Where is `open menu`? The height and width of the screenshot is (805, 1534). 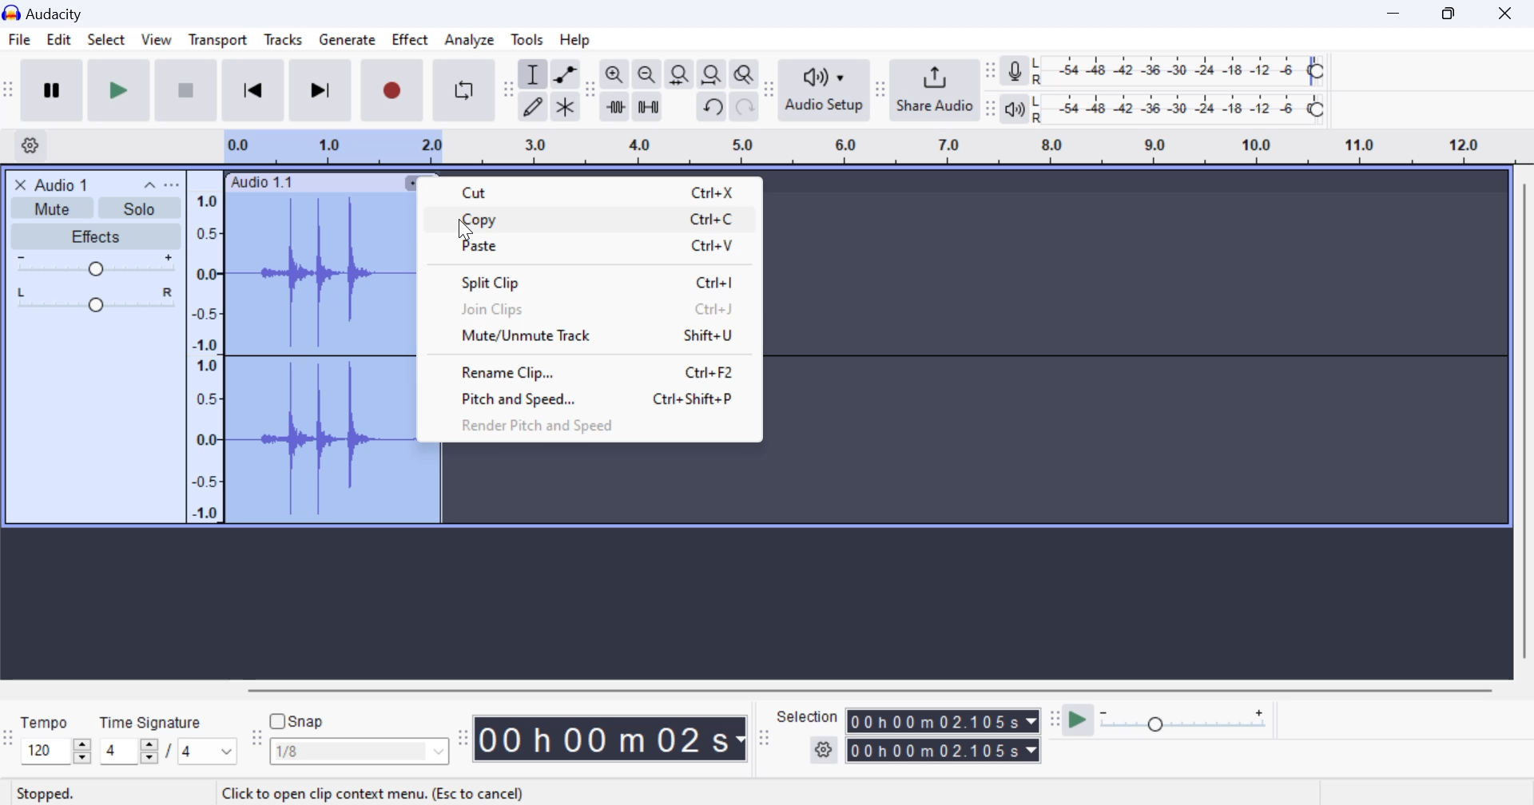
open menu is located at coordinates (172, 184).